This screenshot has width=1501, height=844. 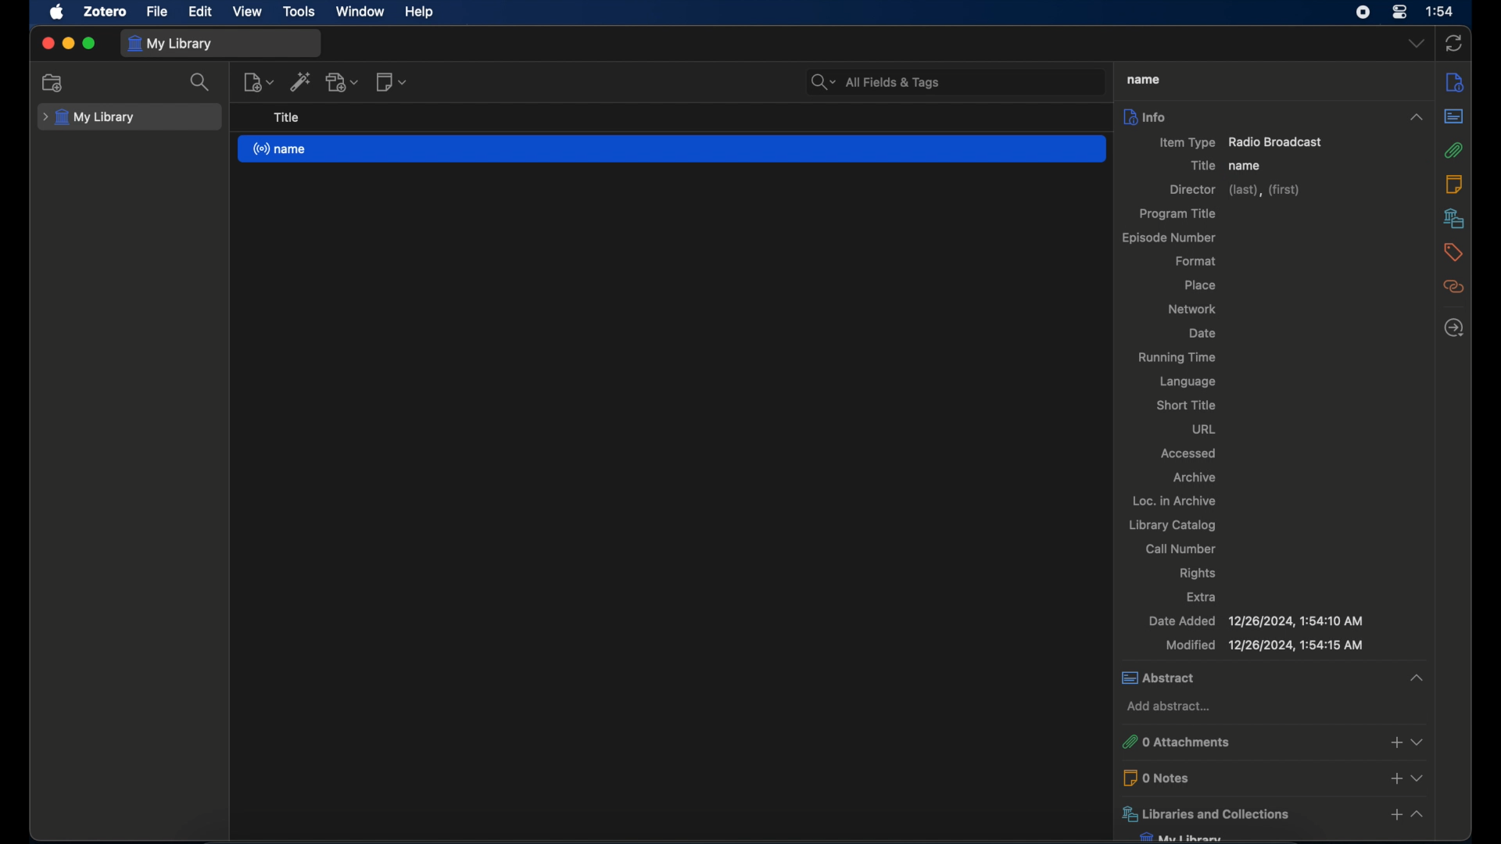 What do you see at coordinates (392, 81) in the screenshot?
I see `new note` at bounding box center [392, 81].